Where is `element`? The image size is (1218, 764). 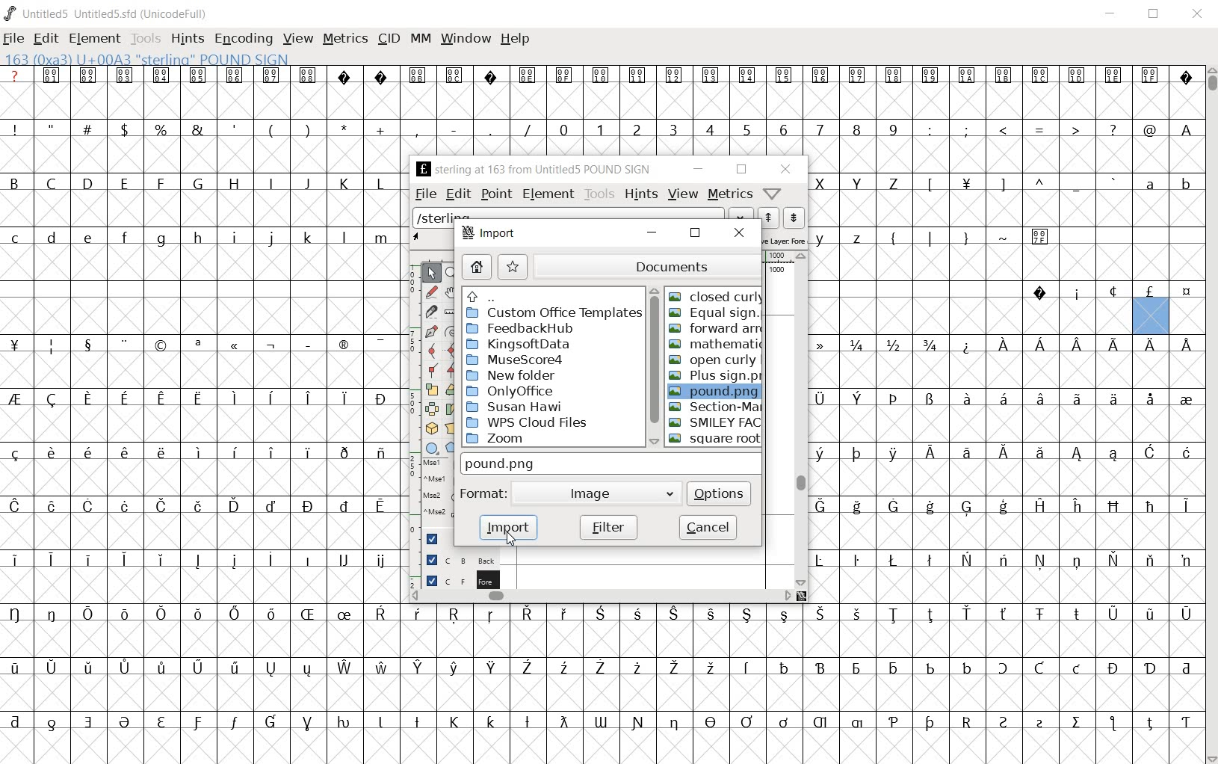
element is located at coordinates (548, 193).